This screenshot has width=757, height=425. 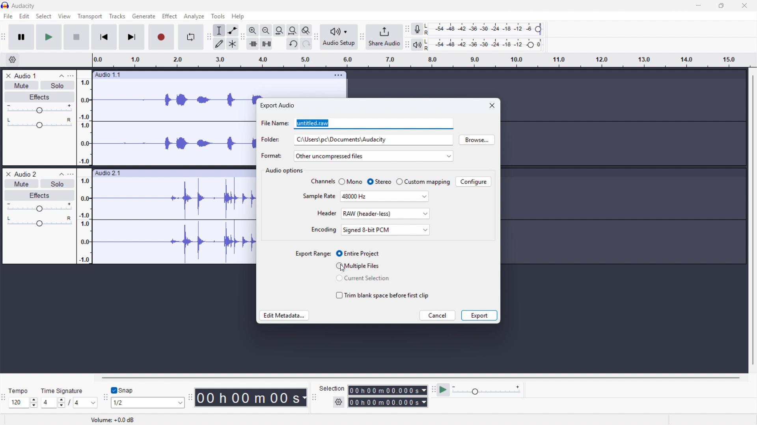 I want to click on Tracks  , so click(x=117, y=16).